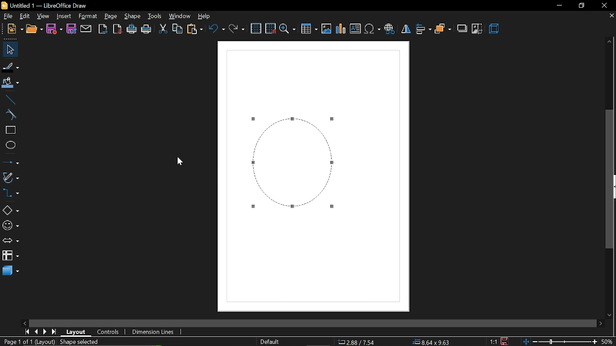  I want to click on insert chart, so click(340, 29).